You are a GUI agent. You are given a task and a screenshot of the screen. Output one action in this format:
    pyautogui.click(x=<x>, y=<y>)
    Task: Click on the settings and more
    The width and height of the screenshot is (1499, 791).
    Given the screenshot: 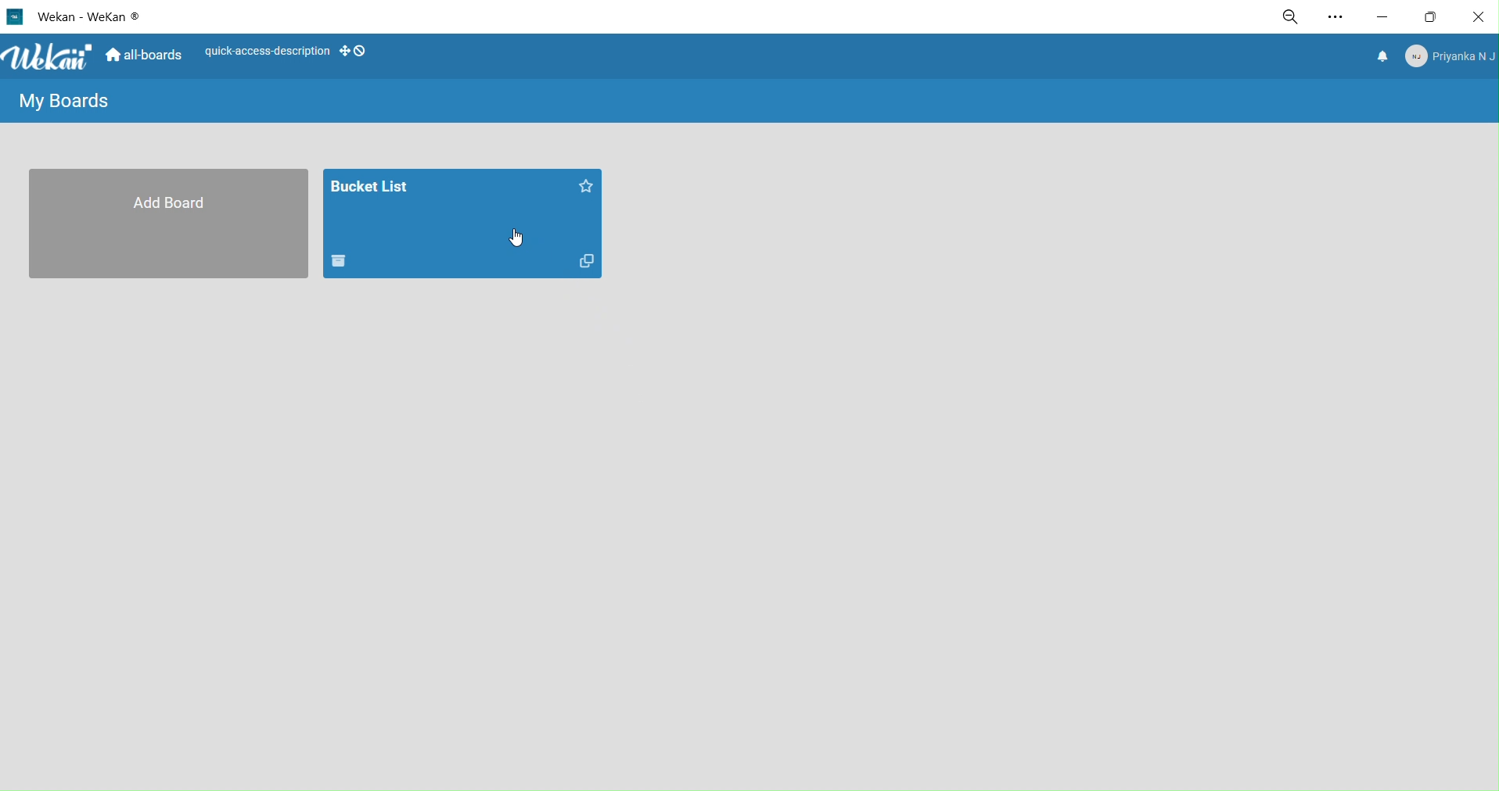 What is the action you would take?
    pyautogui.click(x=1333, y=18)
    